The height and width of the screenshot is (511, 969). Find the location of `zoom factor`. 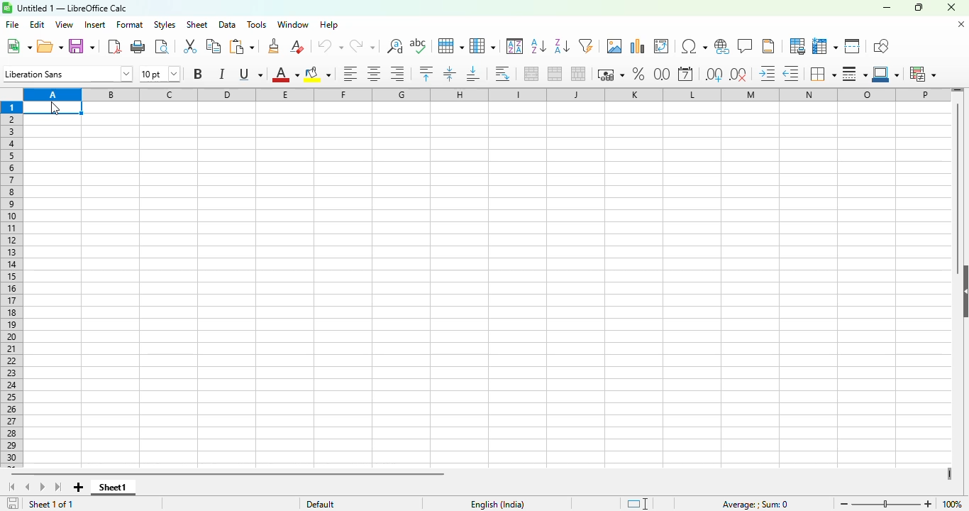

zoom factor is located at coordinates (953, 504).